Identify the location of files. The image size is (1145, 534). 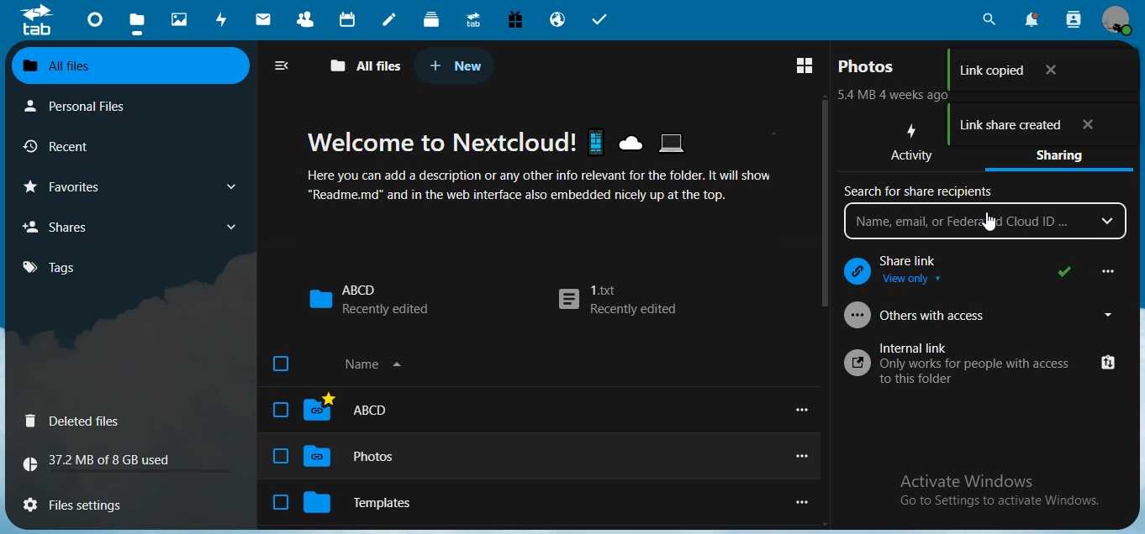
(137, 25).